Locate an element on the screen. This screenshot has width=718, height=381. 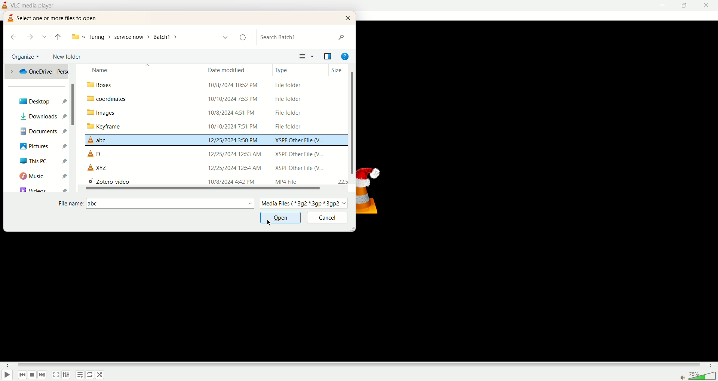
organize is located at coordinates (27, 56).